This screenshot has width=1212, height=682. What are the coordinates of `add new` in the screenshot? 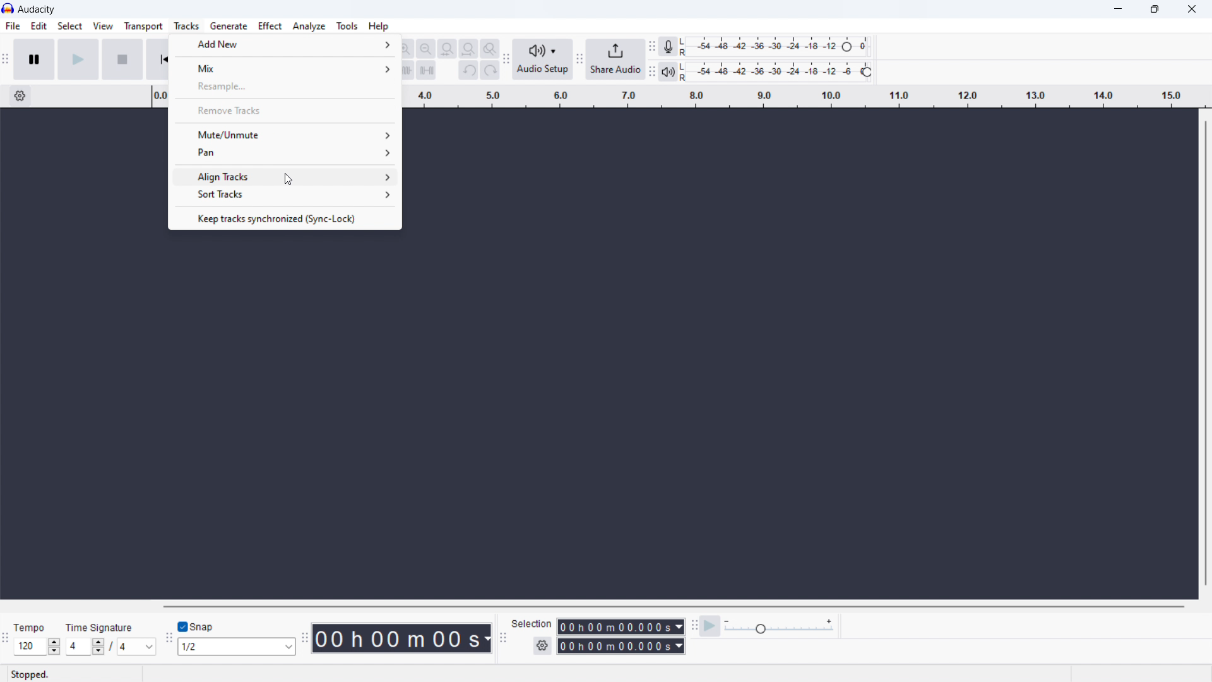 It's located at (284, 45).